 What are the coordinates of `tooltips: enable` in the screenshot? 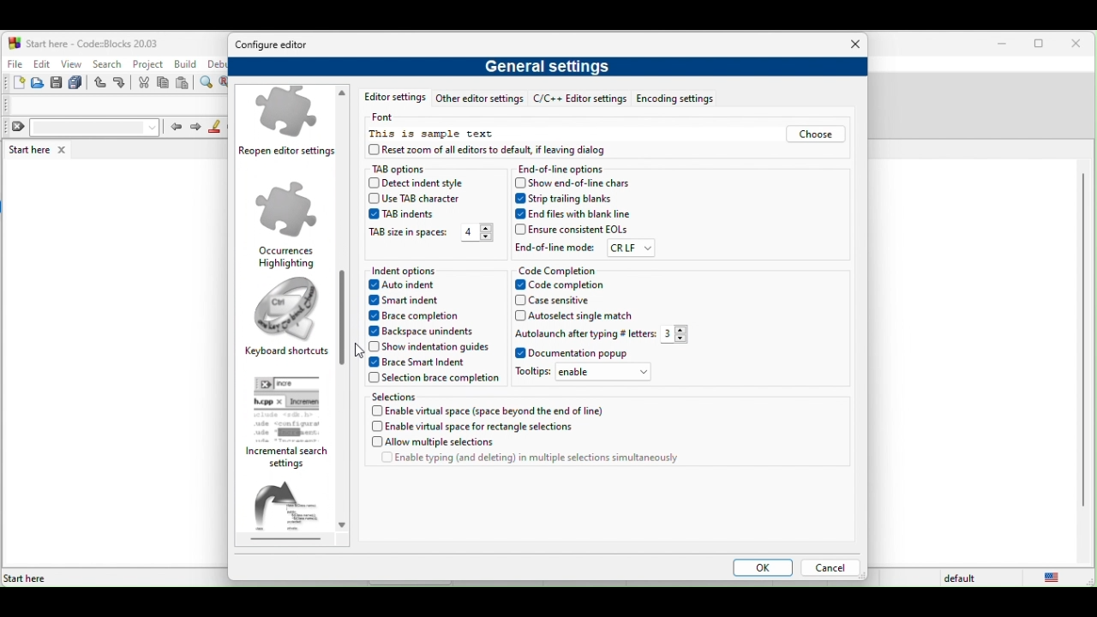 It's located at (588, 374).